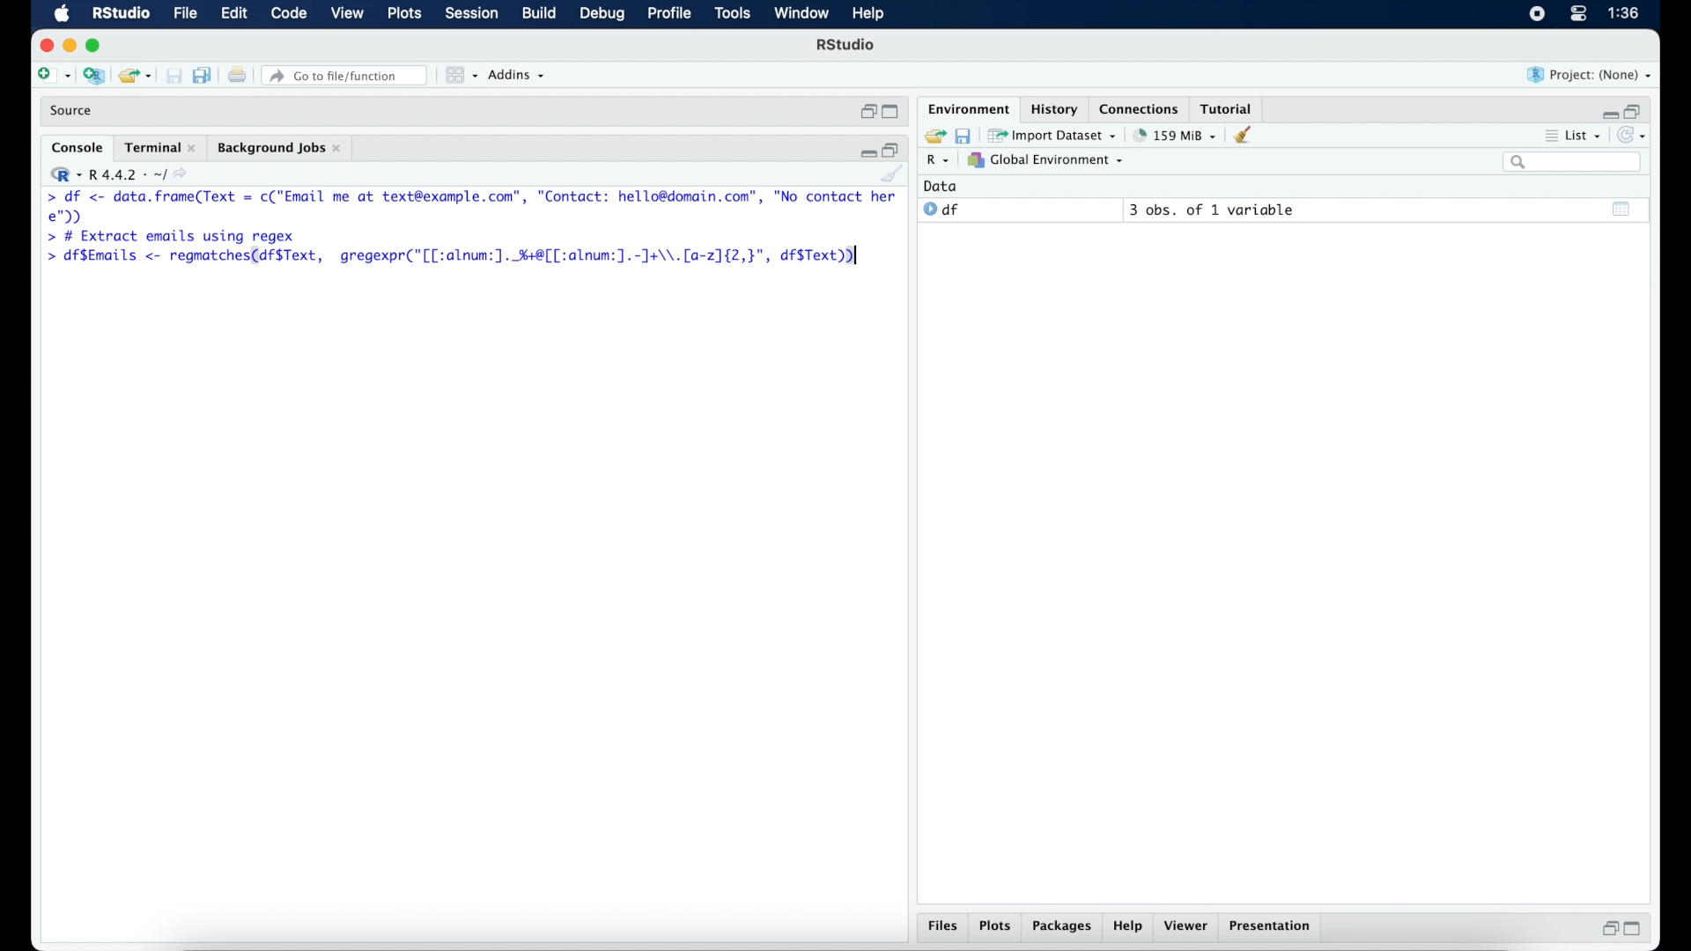  Describe the element at coordinates (868, 14) in the screenshot. I see `help` at that location.